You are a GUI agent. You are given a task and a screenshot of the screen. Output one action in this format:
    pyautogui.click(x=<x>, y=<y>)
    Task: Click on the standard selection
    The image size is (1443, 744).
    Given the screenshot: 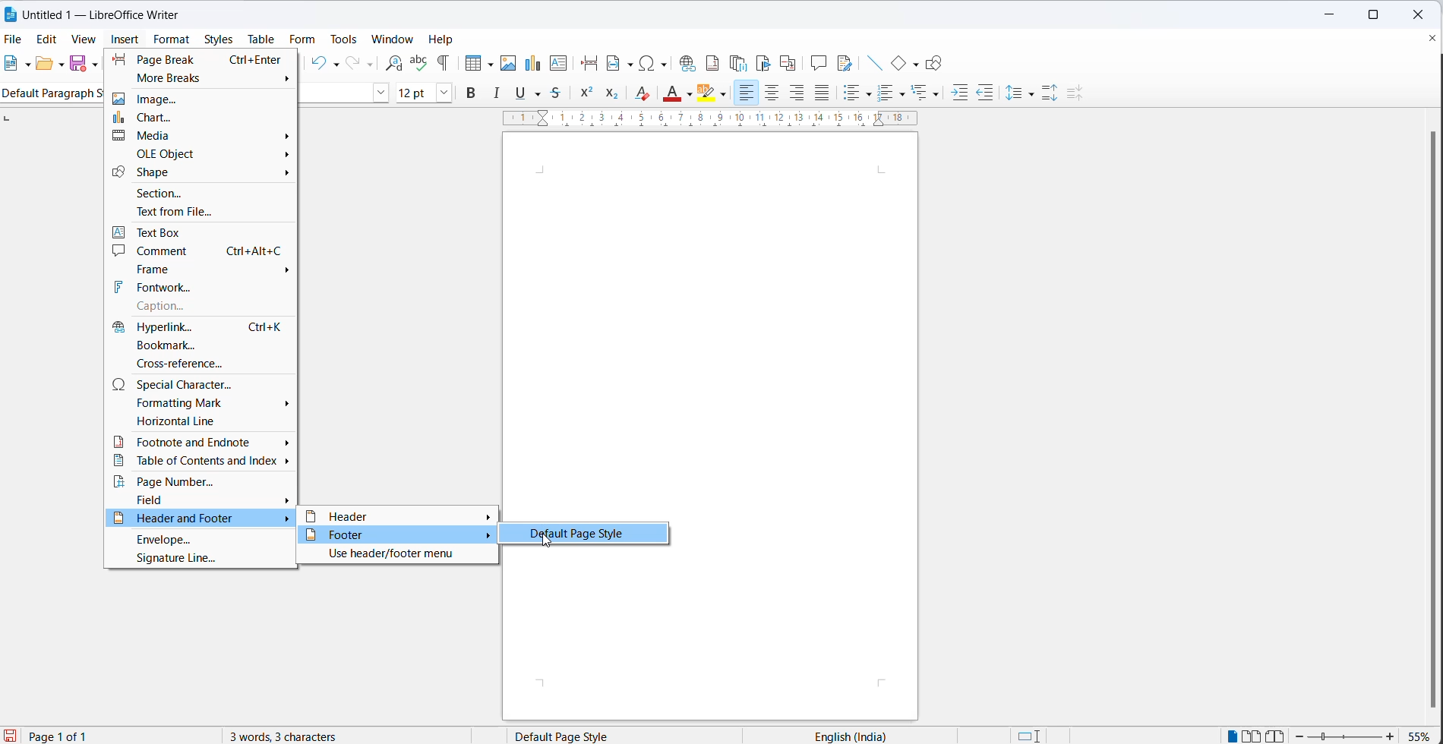 What is the action you would take?
    pyautogui.click(x=1032, y=736)
    